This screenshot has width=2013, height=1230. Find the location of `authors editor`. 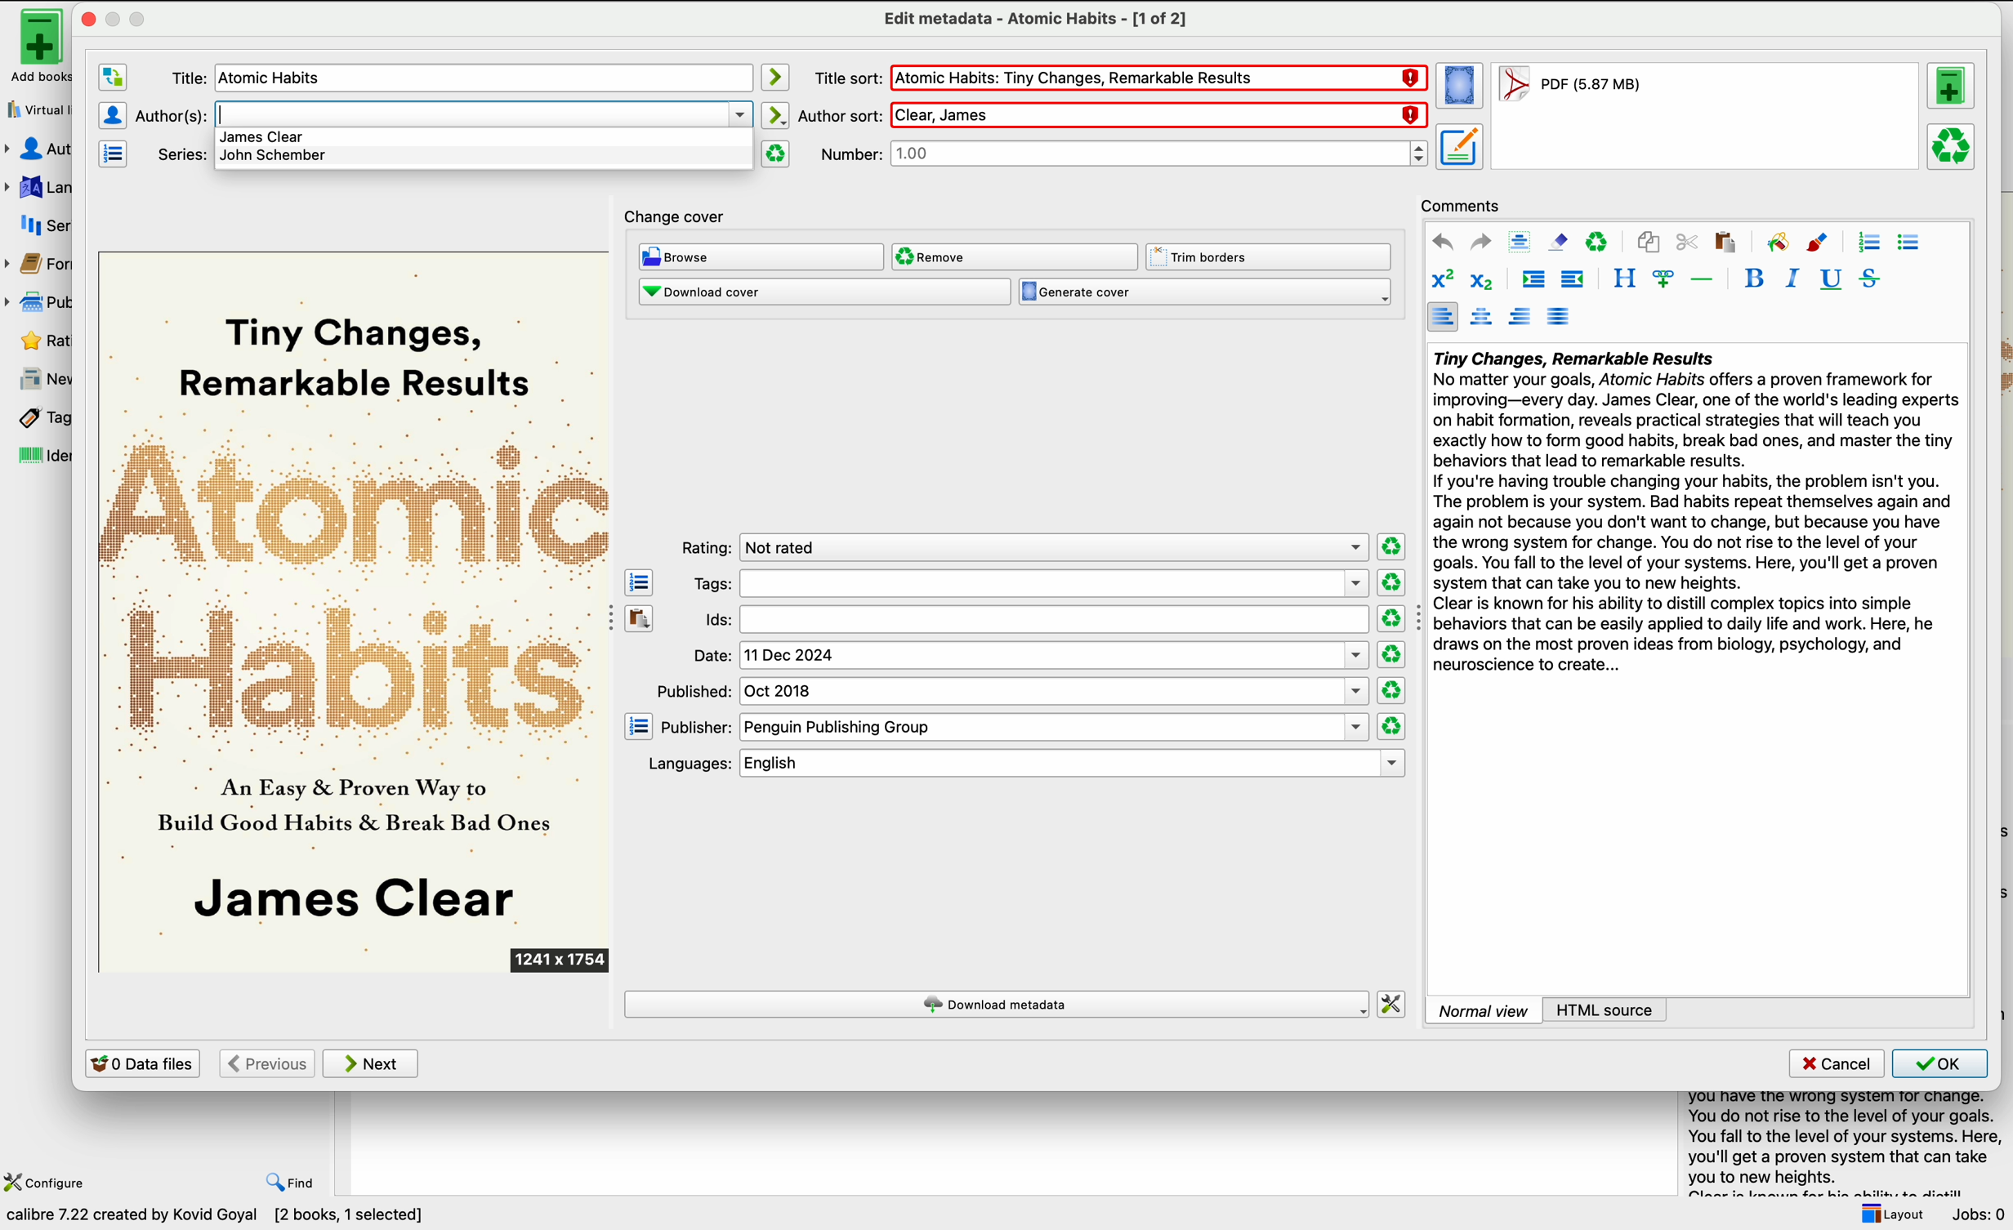

authors editor is located at coordinates (112, 114).